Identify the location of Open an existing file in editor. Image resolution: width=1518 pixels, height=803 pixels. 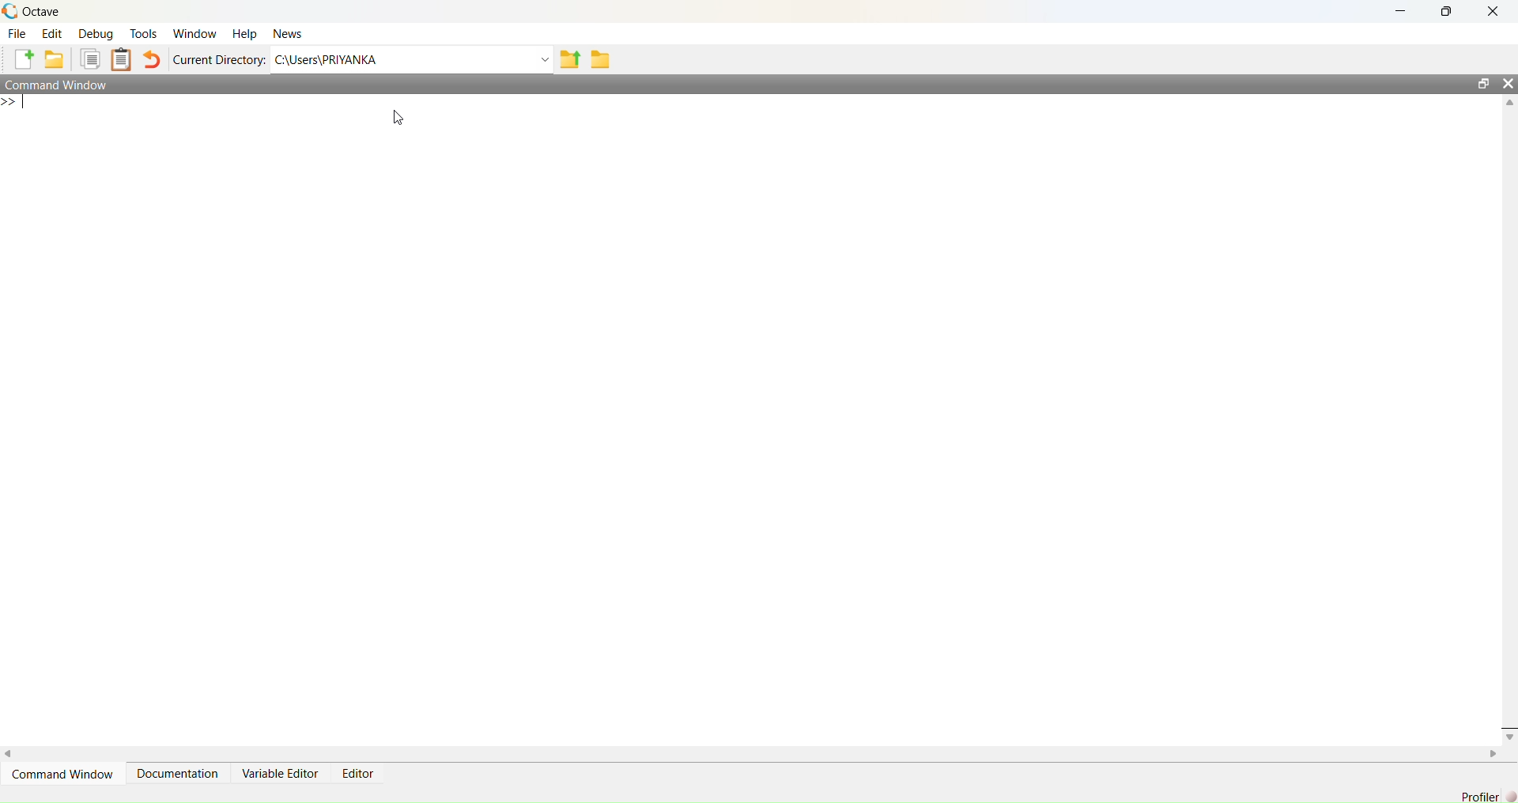
(54, 59).